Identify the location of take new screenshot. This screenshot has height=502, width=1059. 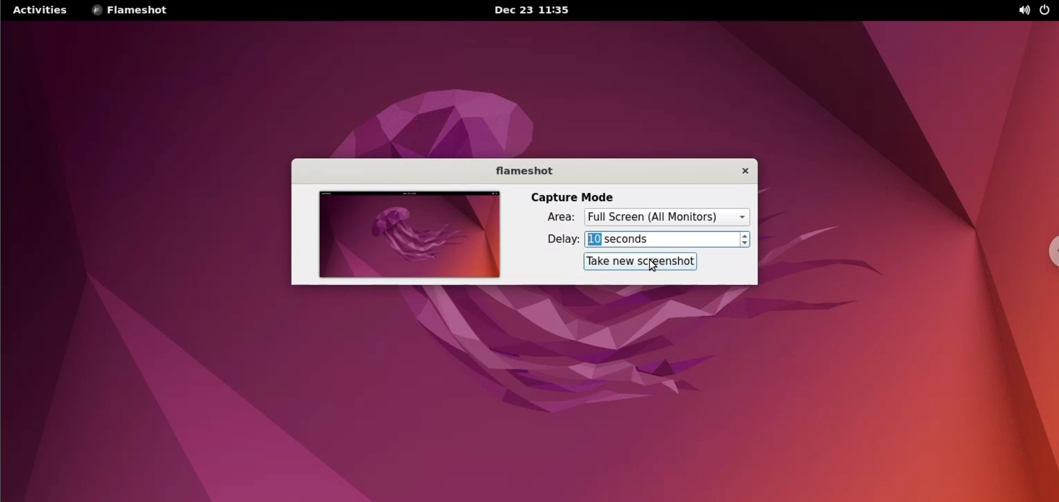
(642, 261).